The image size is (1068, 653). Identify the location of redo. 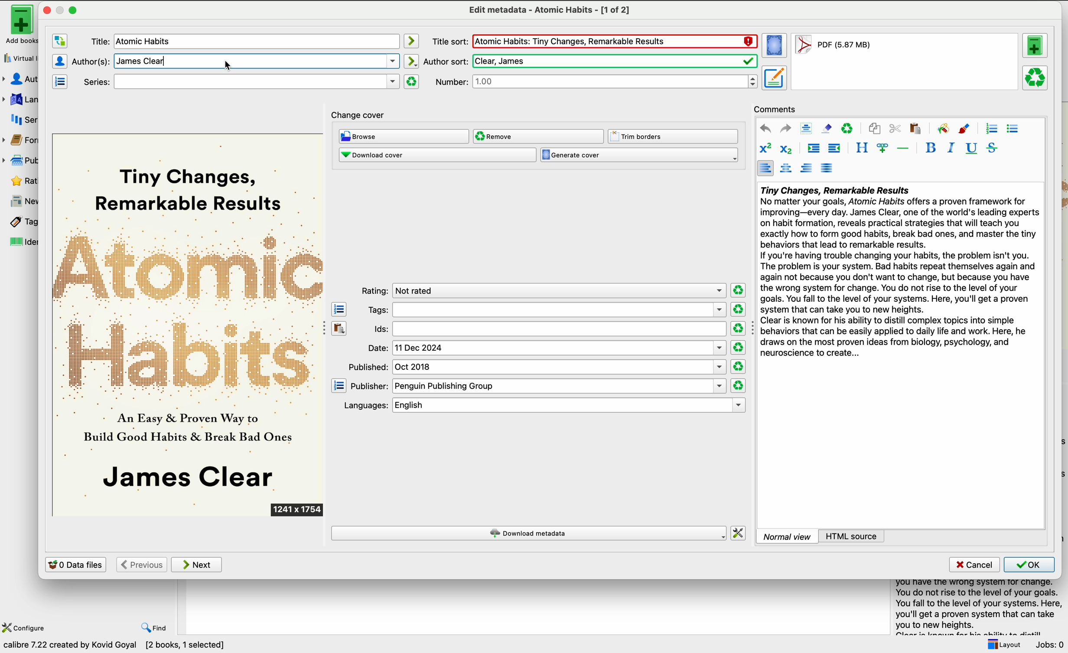
(786, 129).